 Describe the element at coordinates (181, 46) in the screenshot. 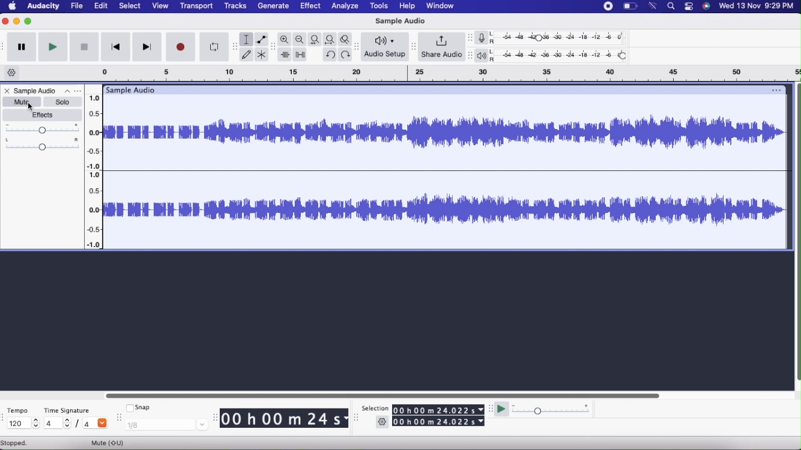

I see `Record` at that location.